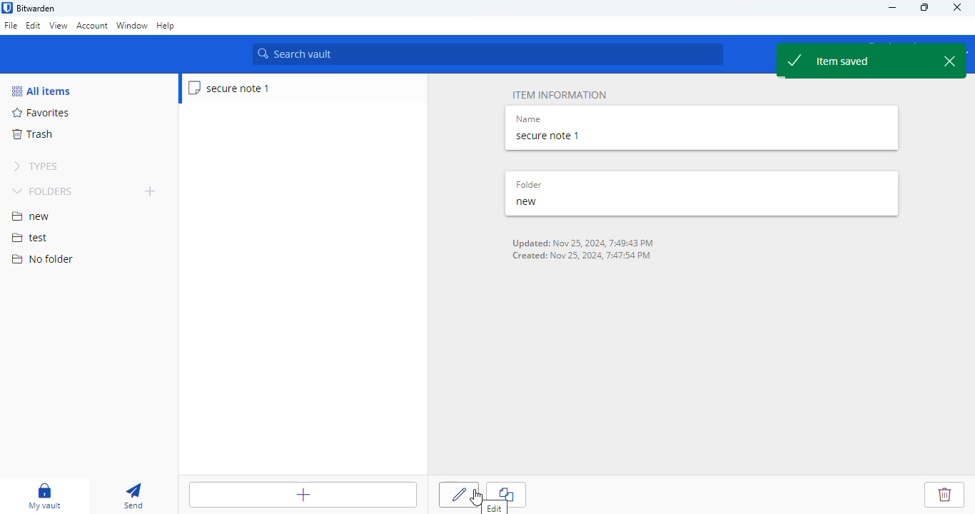 This screenshot has height=514, width=975. What do you see at coordinates (92, 26) in the screenshot?
I see `account` at bounding box center [92, 26].